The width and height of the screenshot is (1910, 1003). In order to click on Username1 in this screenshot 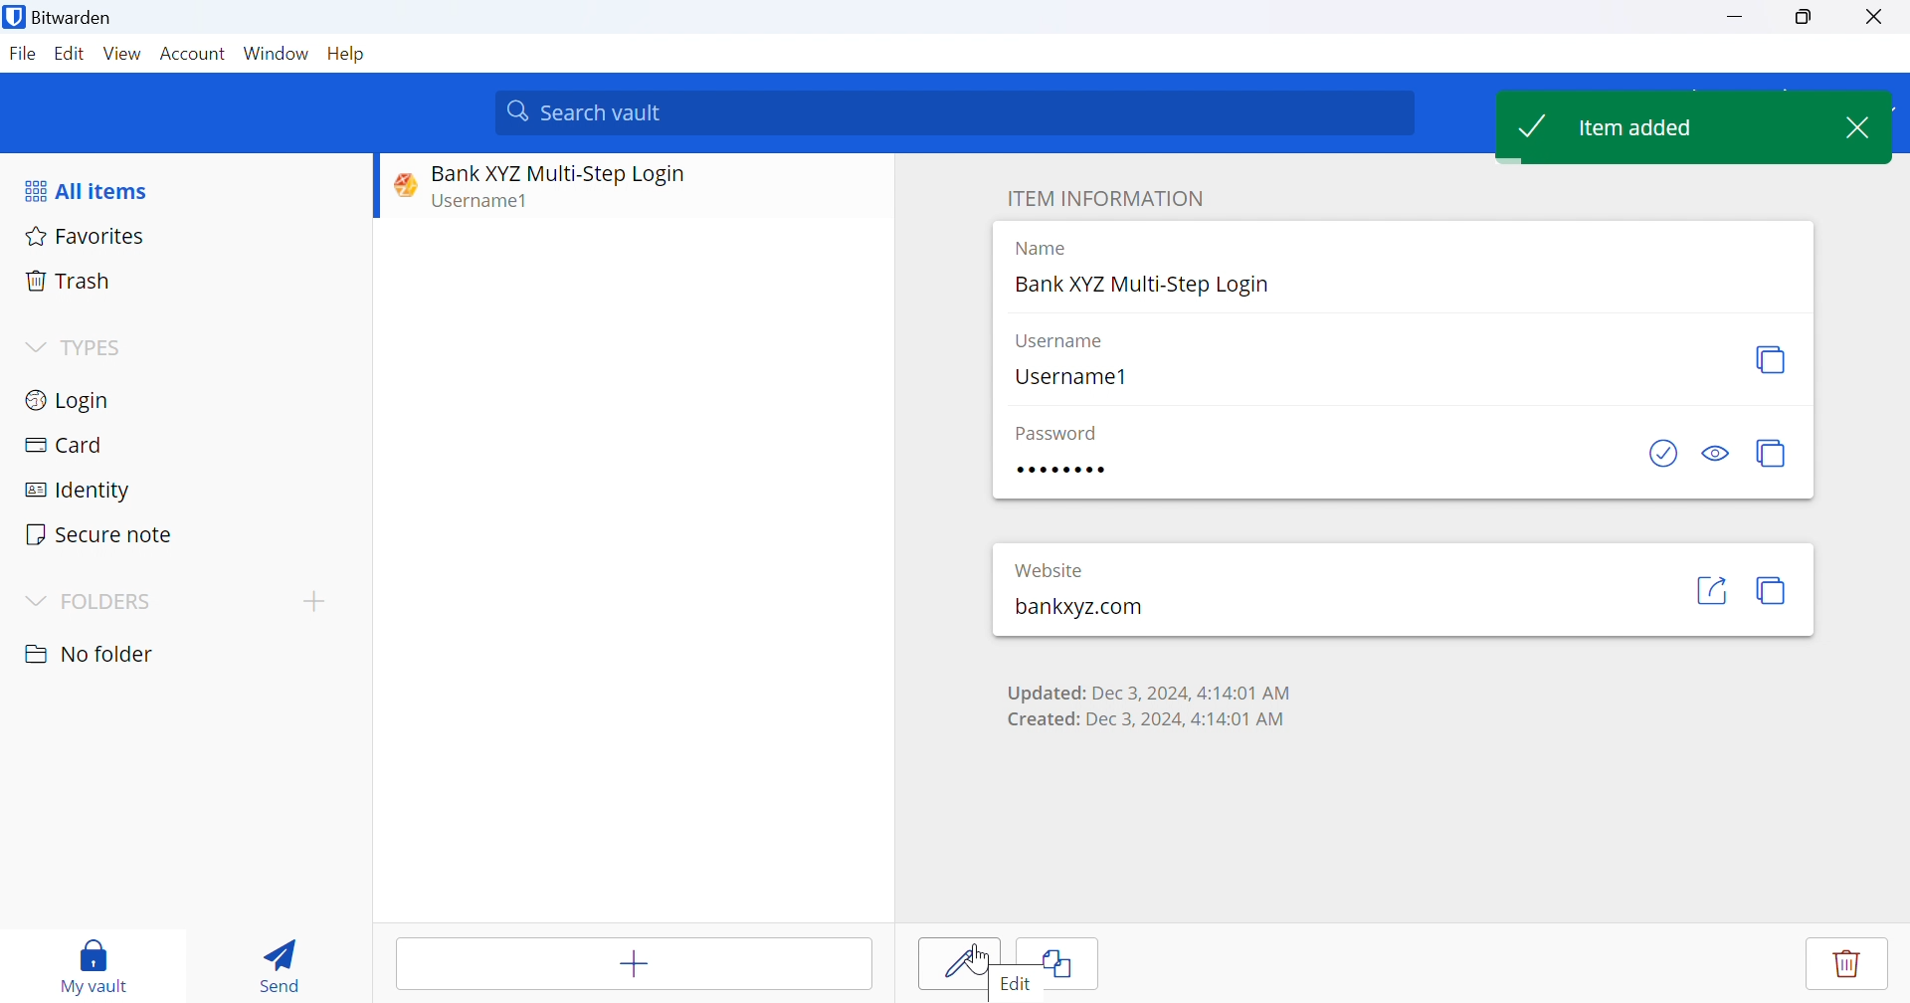, I will do `click(1072, 374)`.